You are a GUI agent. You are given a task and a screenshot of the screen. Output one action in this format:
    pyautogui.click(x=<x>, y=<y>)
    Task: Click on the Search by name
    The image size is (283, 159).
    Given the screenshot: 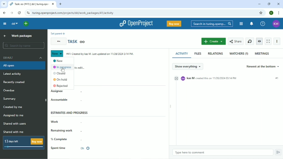 What is the action you would take?
    pyautogui.click(x=24, y=45)
    